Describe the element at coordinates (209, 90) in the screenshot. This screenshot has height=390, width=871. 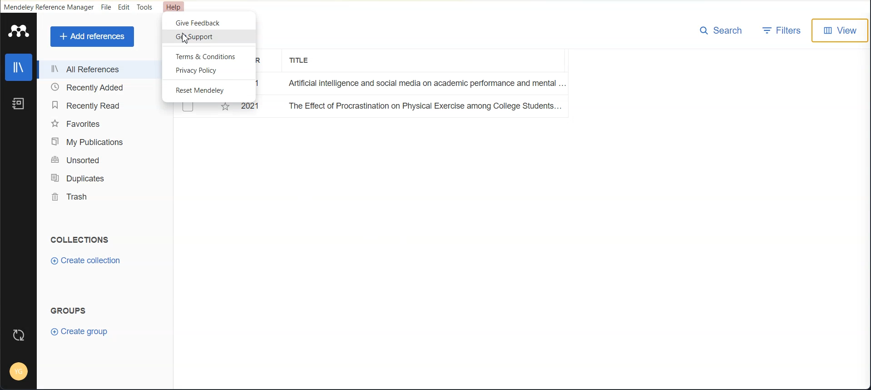
I see `Reset Mendeley` at that location.